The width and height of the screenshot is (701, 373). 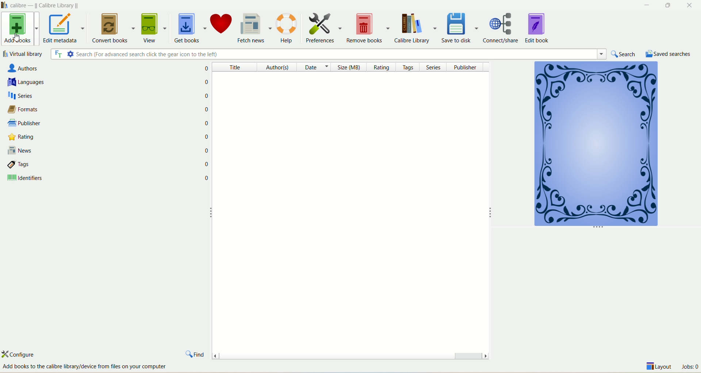 What do you see at coordinates (409, 68) in the screenshot?
I see `tags` at bounding box center [409, 68].